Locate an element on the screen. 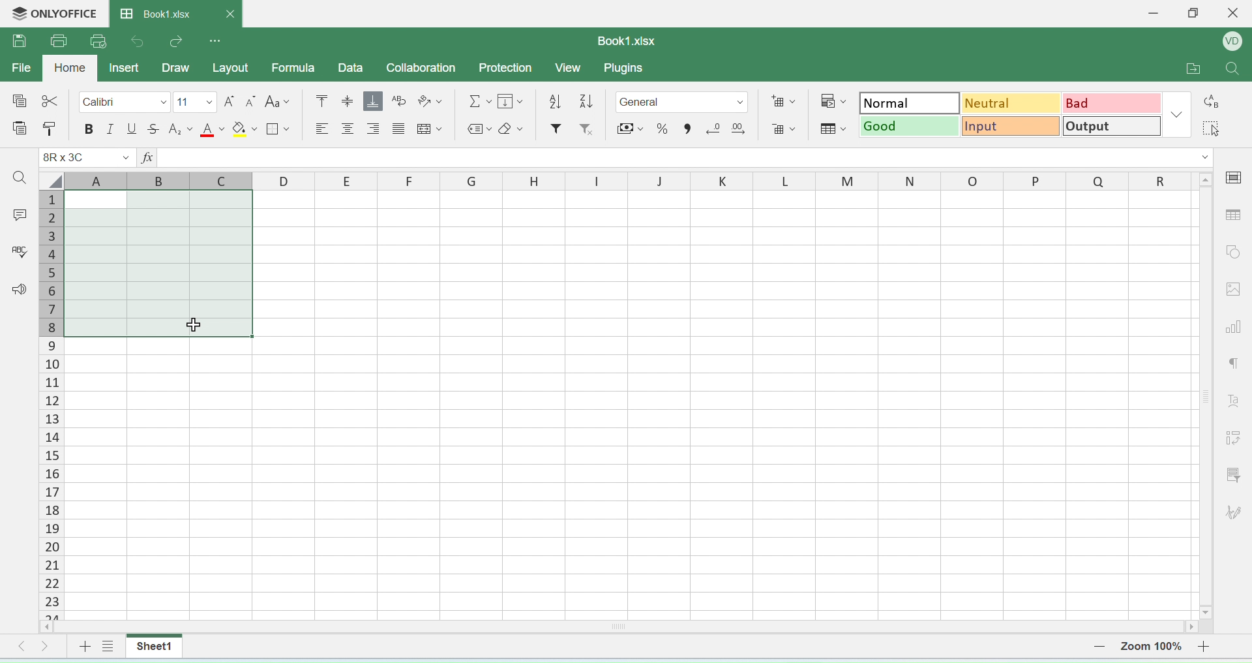 This screenshot has height=663, width=1252. align left is located at coordinates (320, 129).